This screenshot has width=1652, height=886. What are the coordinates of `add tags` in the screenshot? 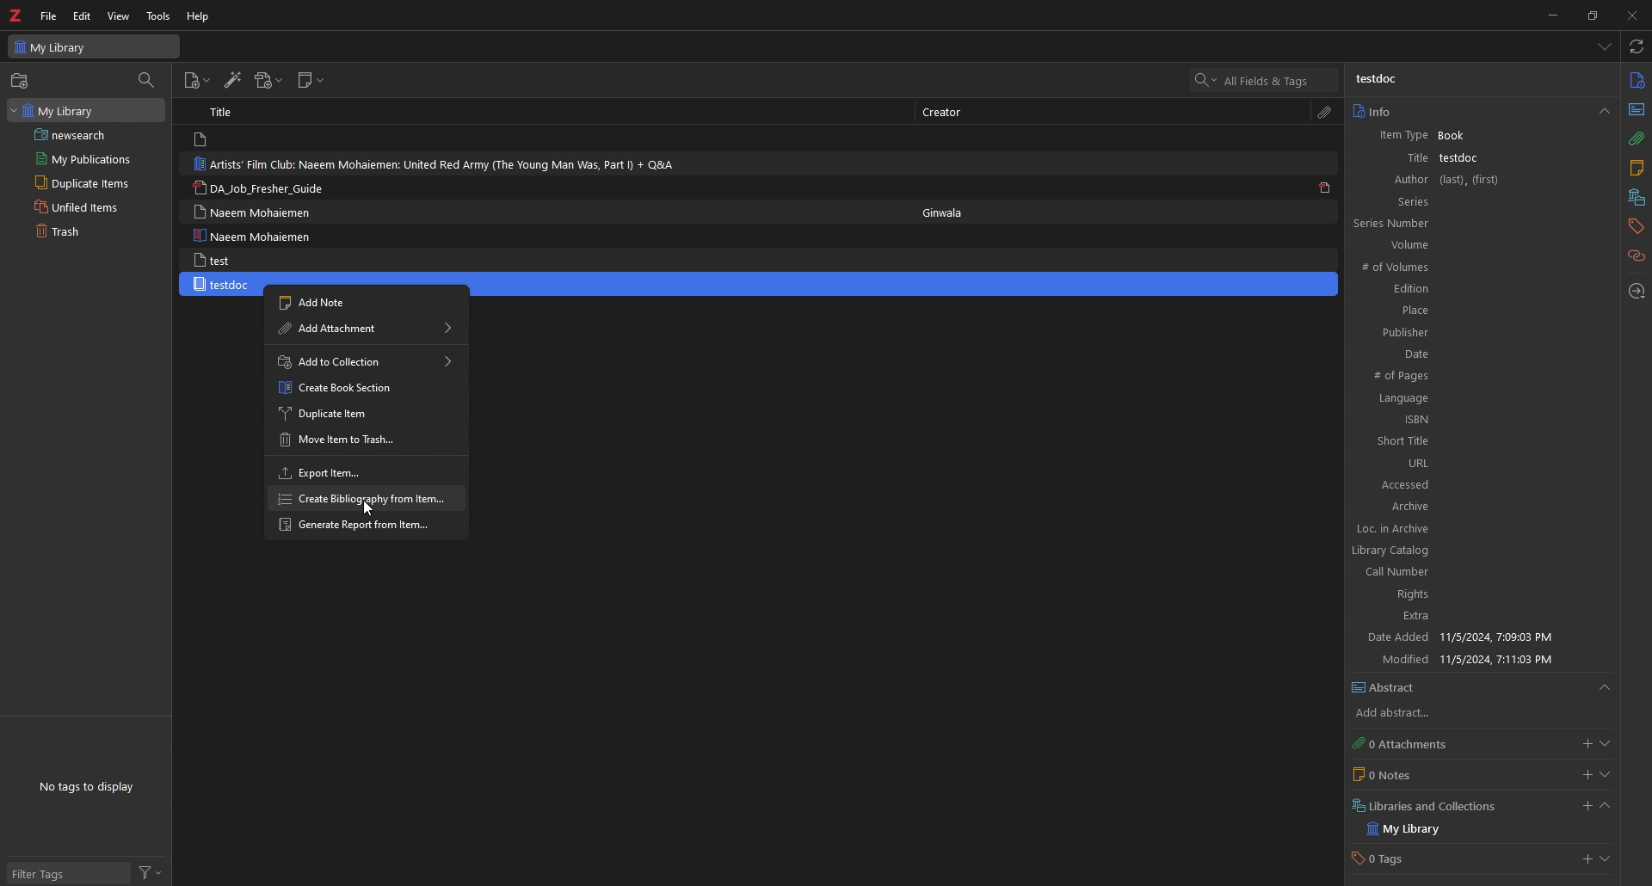 It's located at (1585, 861).